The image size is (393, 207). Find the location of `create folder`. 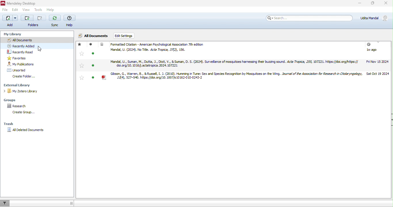

create folder is located at coordinates (28, 77).